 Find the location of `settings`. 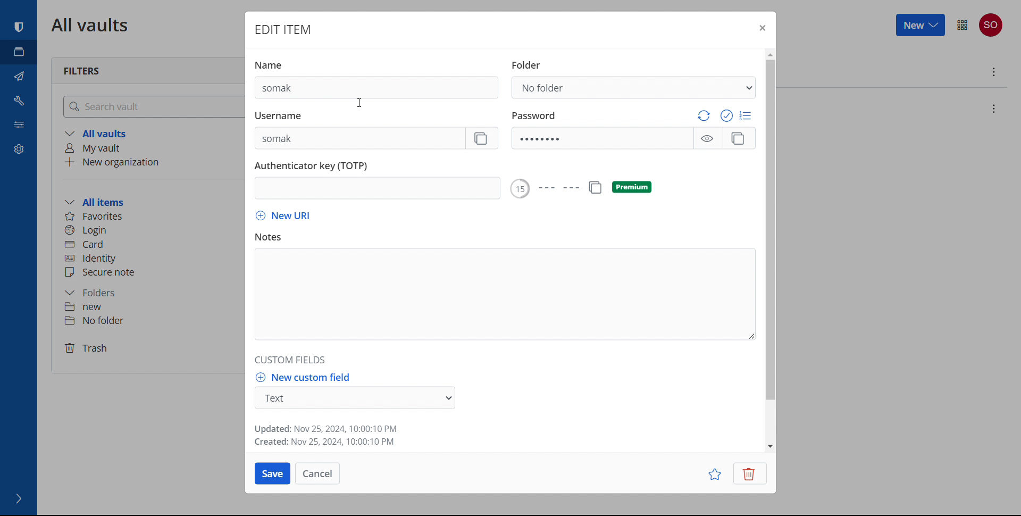

settings is located at coordinates (19, 147).